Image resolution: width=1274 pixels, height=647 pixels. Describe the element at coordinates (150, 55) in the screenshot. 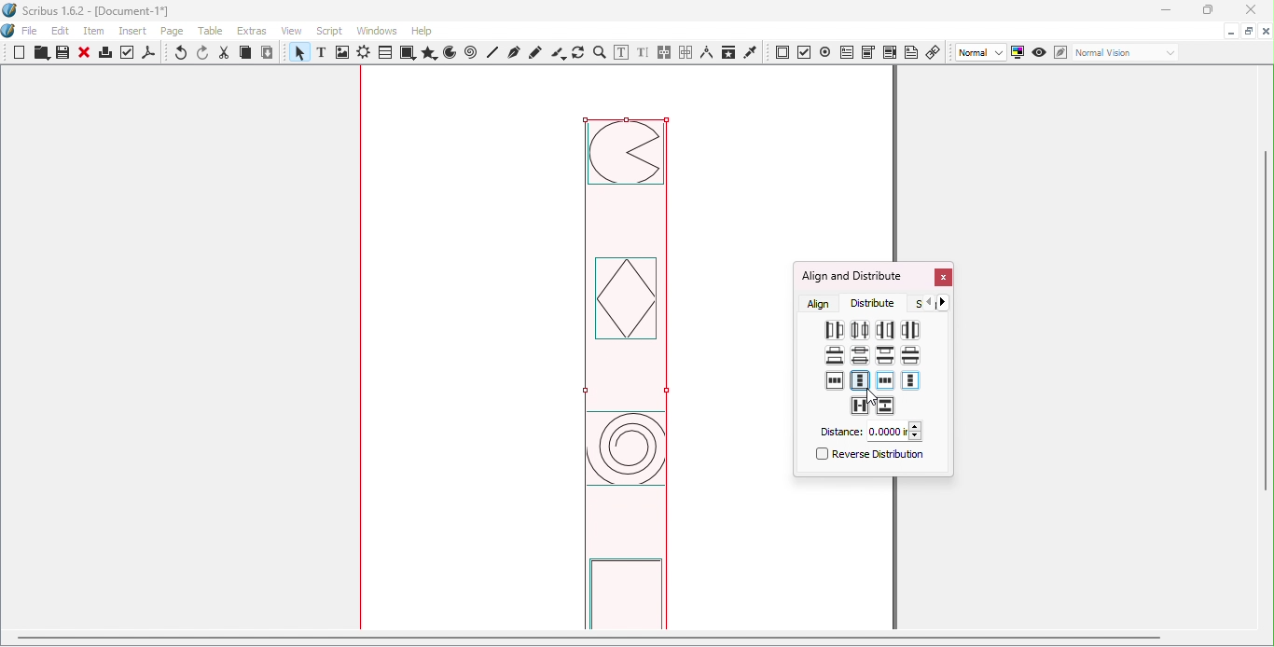

I see `save as PDF` at that location.